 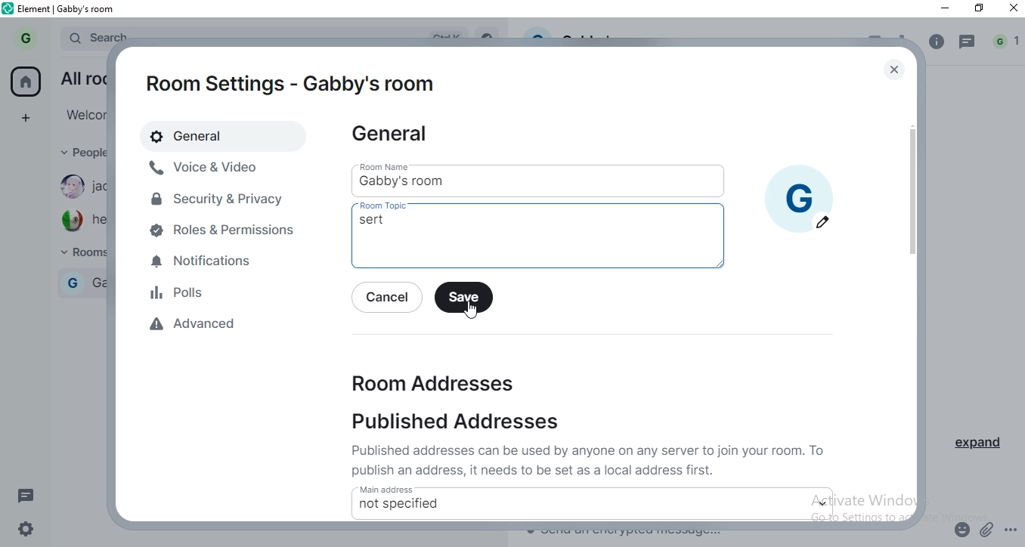 What do you see at coordinates (423, 380) in the screenshot?
I see `room addresses` at bounding box center [423, 380].